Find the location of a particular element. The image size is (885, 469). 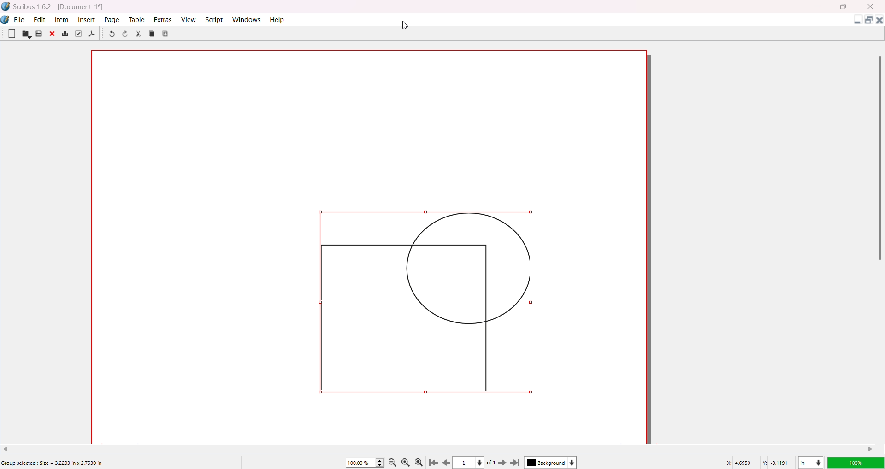

Zoom to 100 is located at coordinates (407, 462).